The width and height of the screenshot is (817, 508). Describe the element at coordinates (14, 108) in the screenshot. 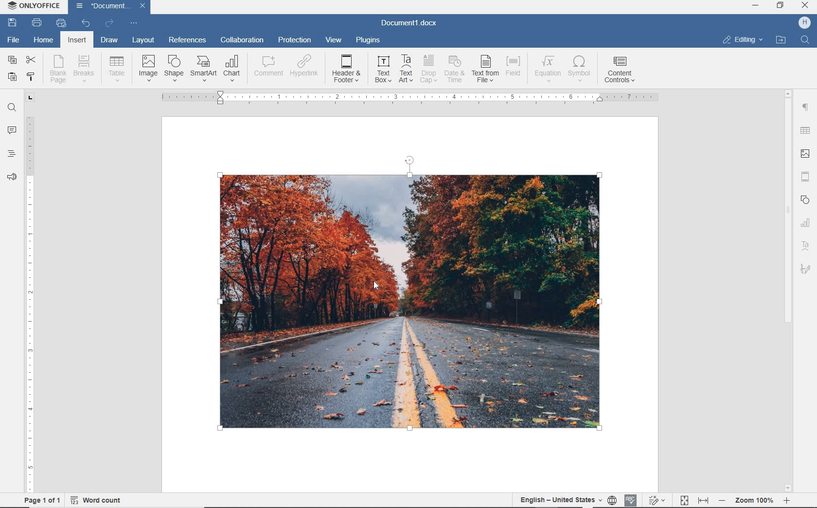

I see `find and replace` at that location.